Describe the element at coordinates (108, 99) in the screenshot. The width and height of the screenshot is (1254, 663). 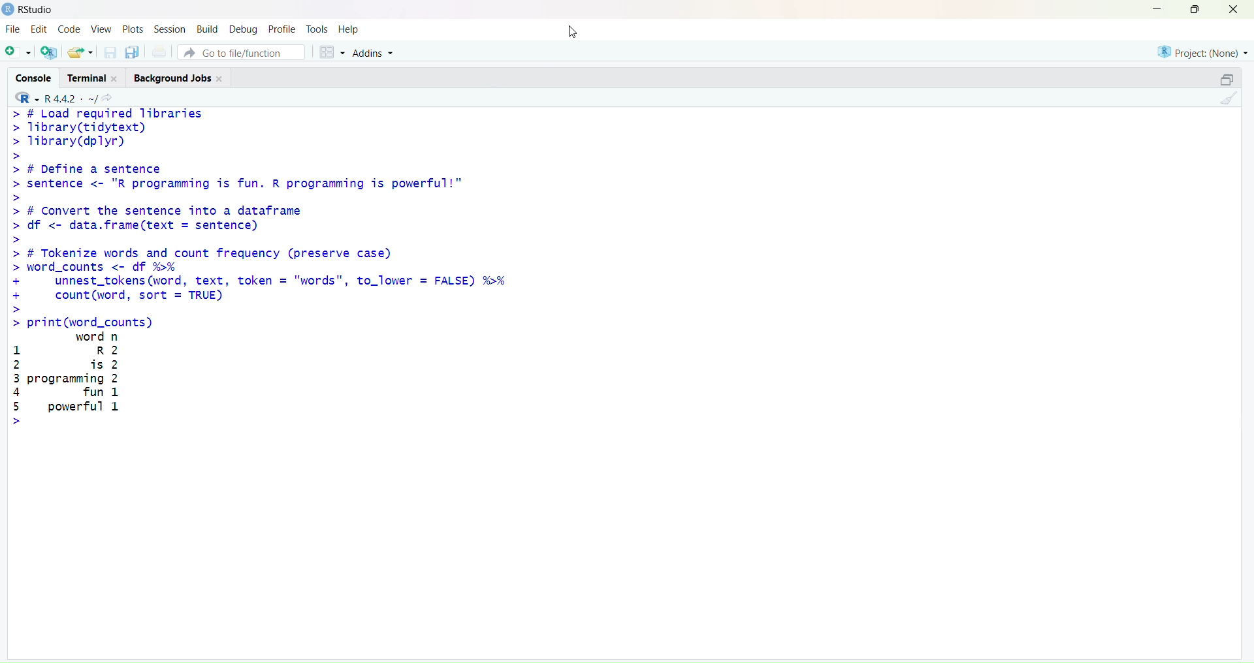
I see `view the current working directory` at that location.